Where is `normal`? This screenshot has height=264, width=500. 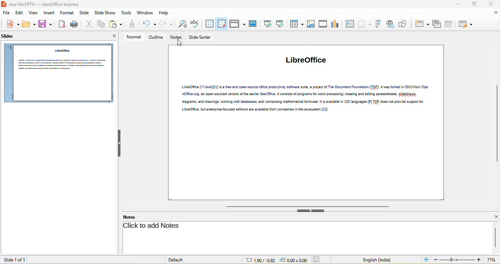 normal is located at coordinates (132, 37).